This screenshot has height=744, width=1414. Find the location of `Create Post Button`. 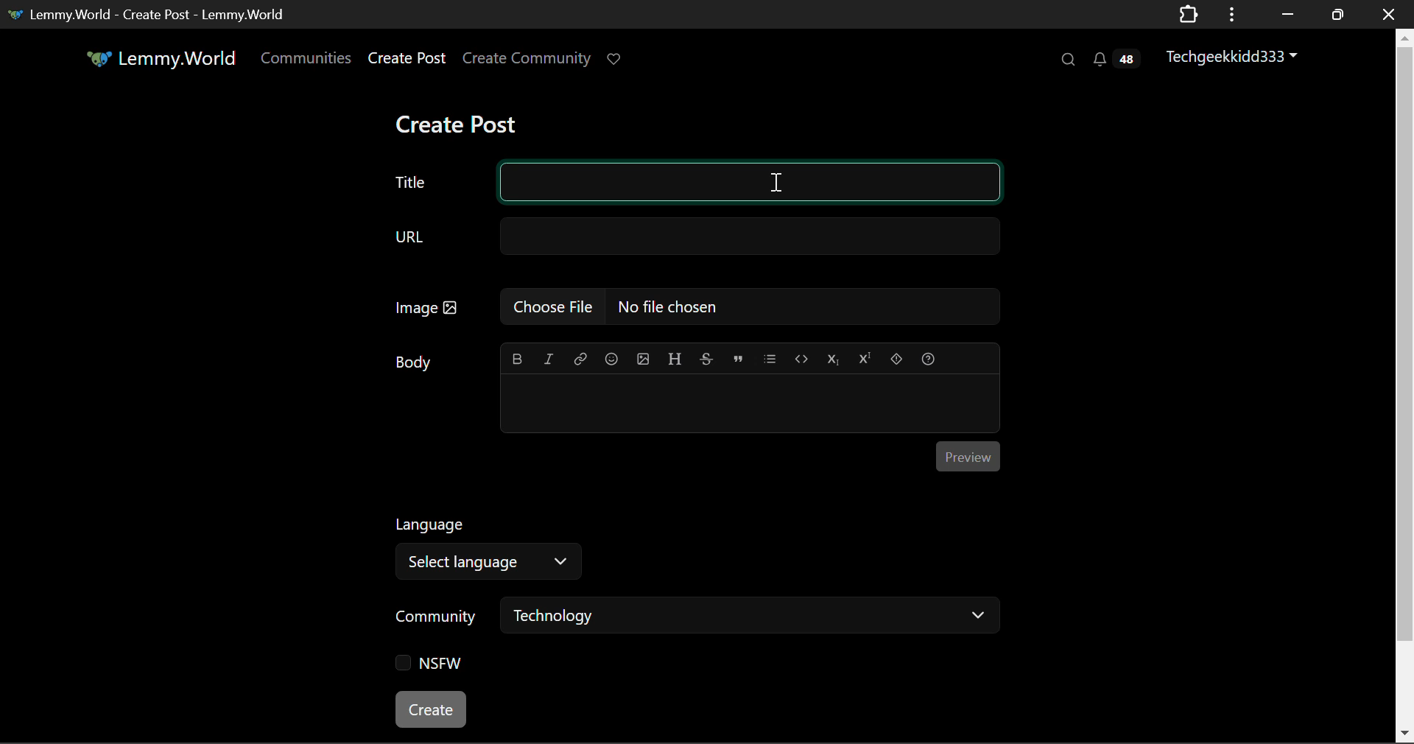

Create Post Button is located at coordinates (432, 709).